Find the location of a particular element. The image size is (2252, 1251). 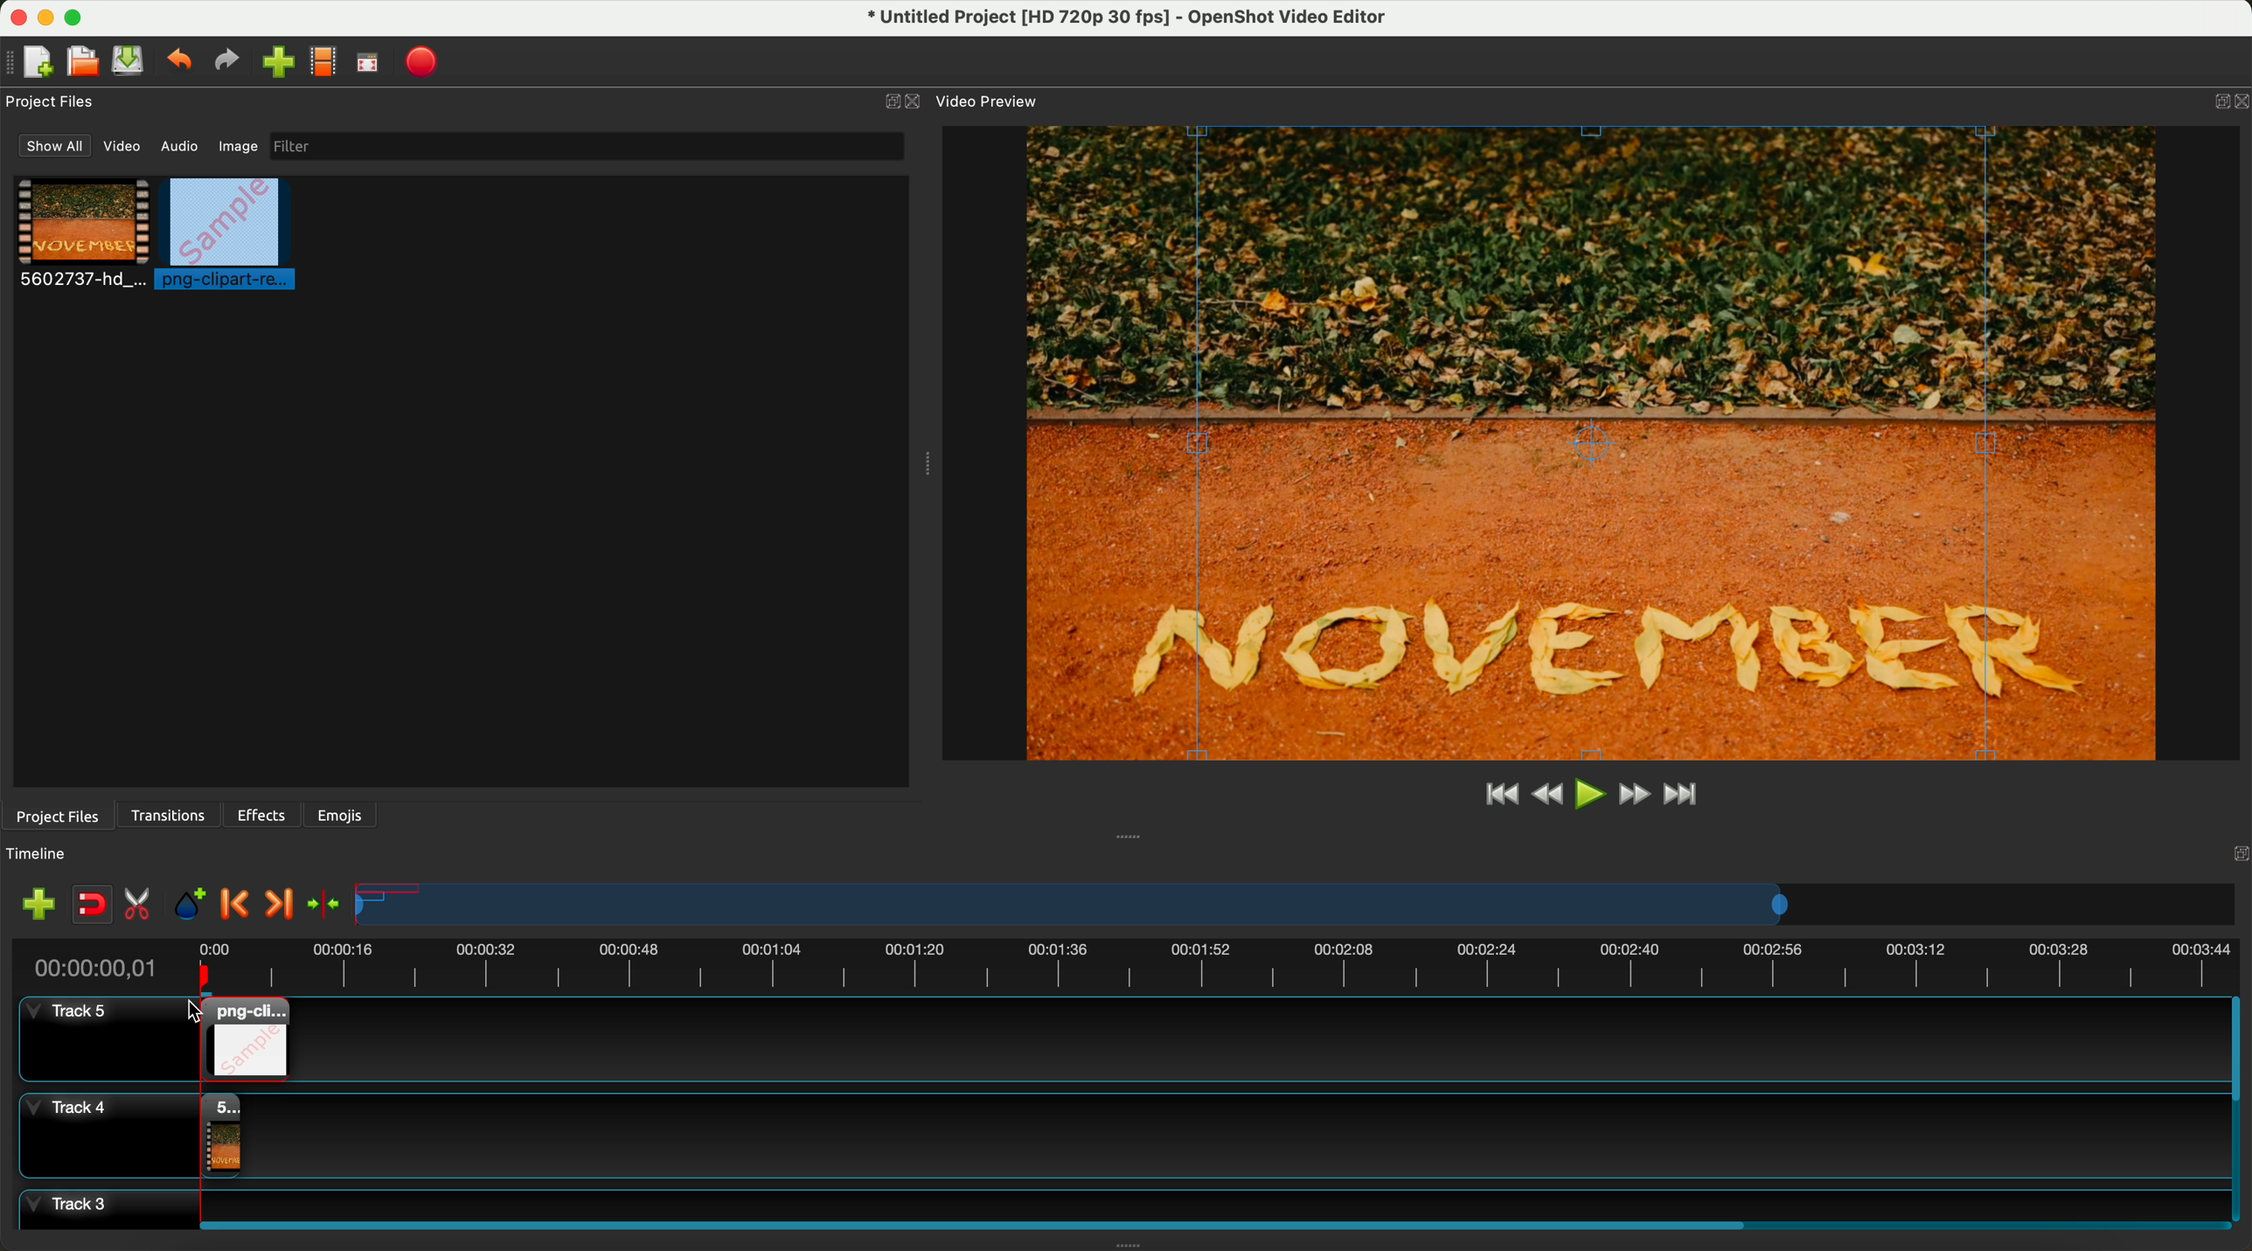

video preview is located at coordinates (985, 101).